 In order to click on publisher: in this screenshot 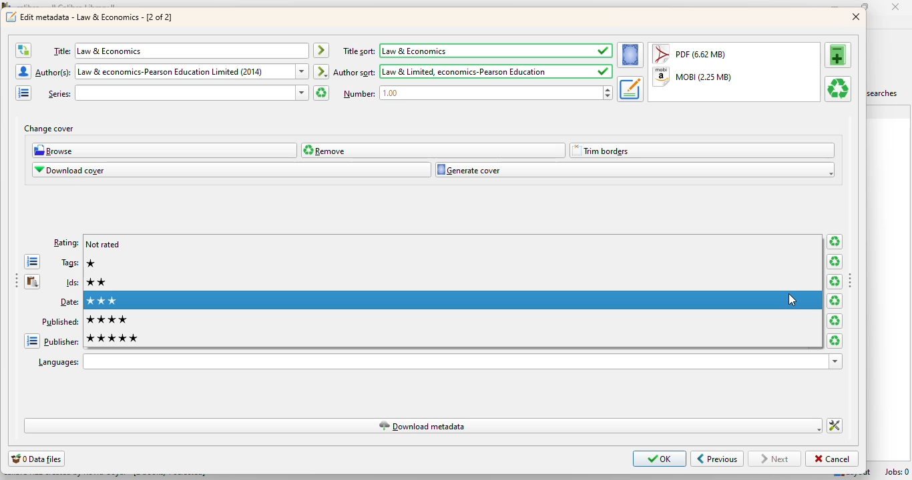, I will do `click(61, 342)`.